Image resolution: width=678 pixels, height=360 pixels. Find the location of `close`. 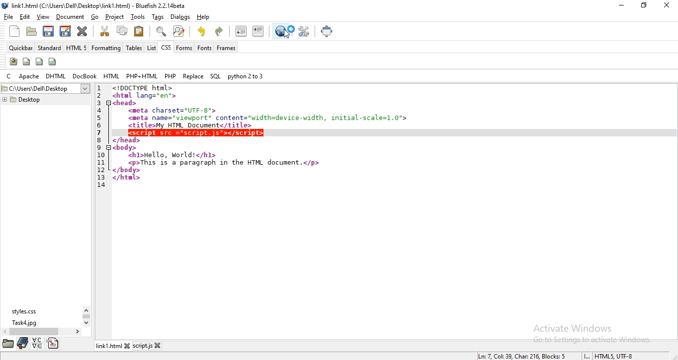

close is located at coordinates (161, 346).